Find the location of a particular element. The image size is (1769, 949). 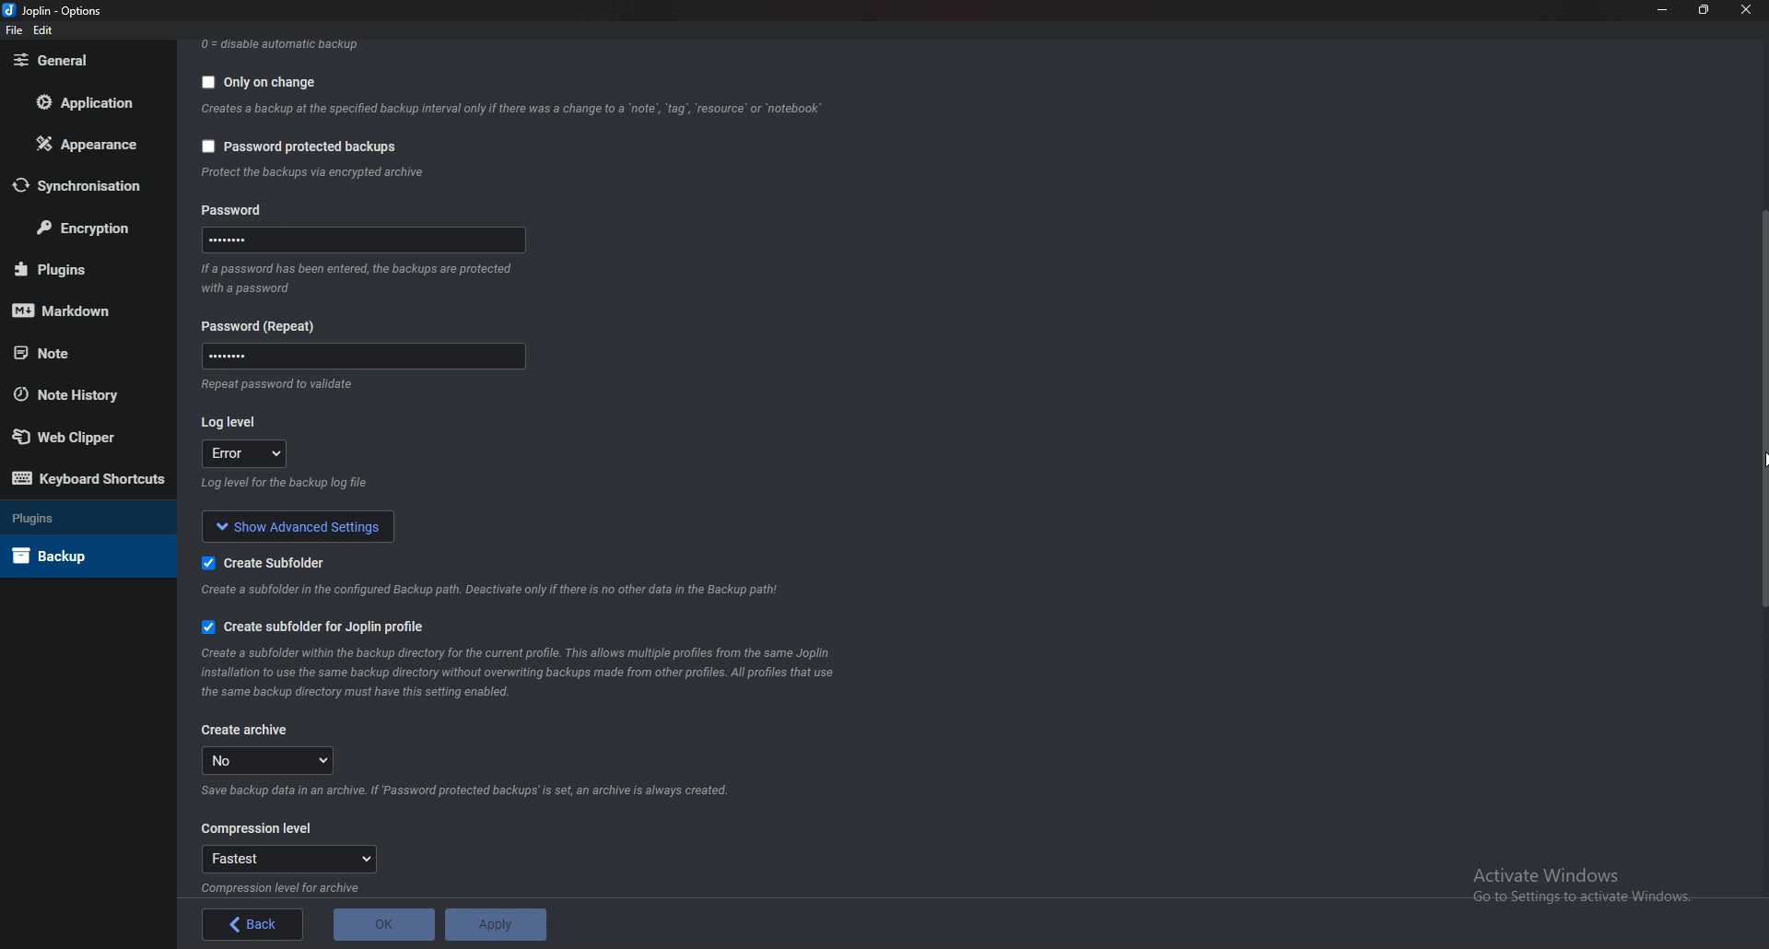

Resize is located at coordinates (1706, 9).